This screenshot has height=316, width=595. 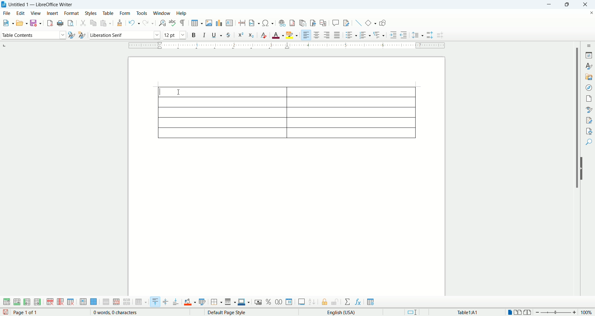 What do you see at coordinates (107, 302) in the screenshot?
I see `merge cells` at bounding box center [107, 302].